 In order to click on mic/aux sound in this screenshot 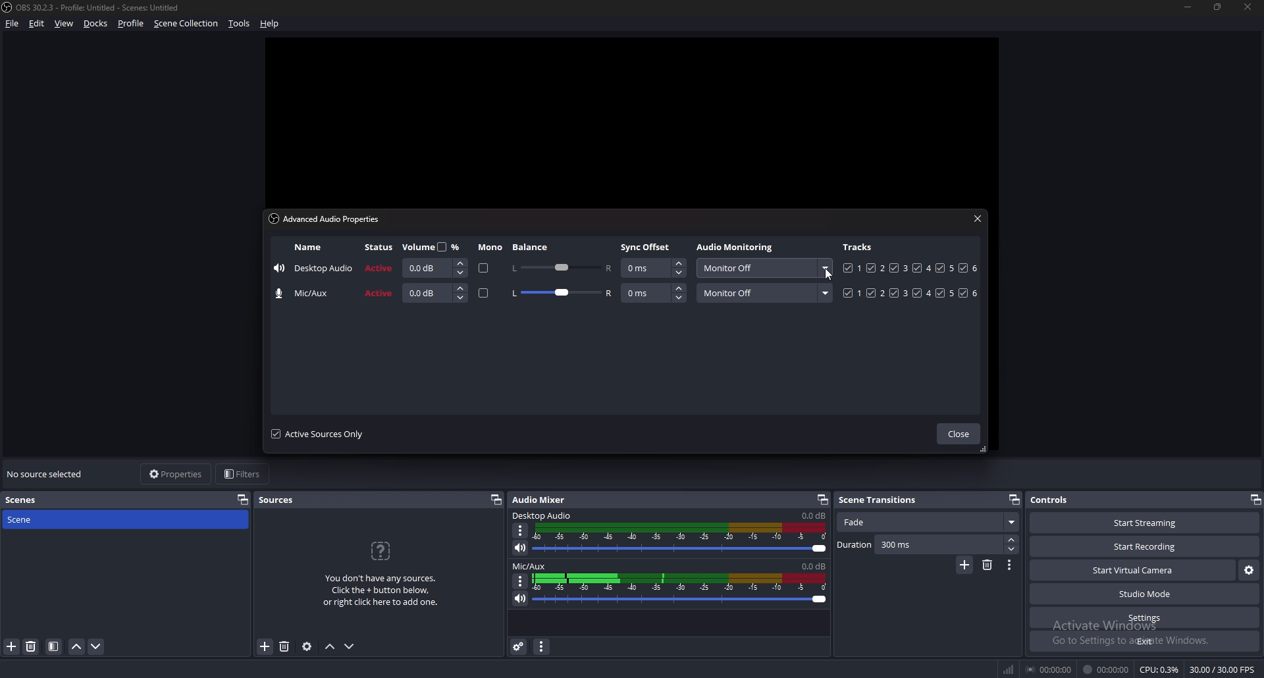, I will do `click(812, 565)`.